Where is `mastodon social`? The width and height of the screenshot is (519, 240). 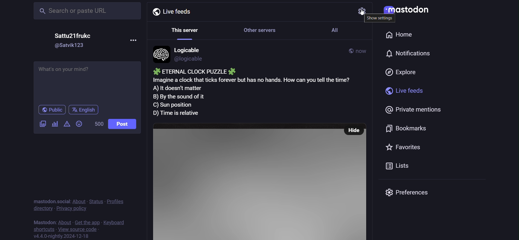
mastodon social is located at coordinates (50, 200).